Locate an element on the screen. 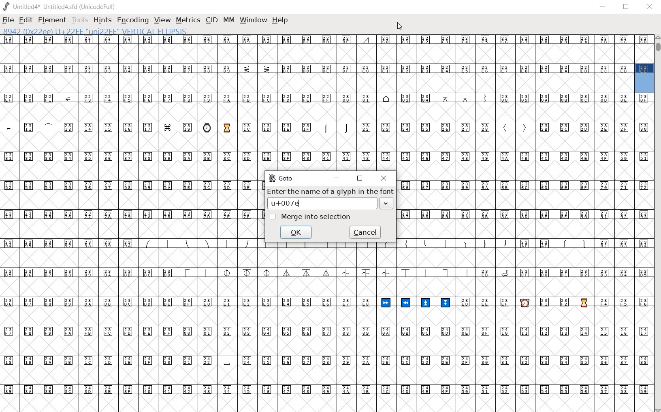 This screenshot has height=412, width=661. restore is located at coordinates (360, 178).